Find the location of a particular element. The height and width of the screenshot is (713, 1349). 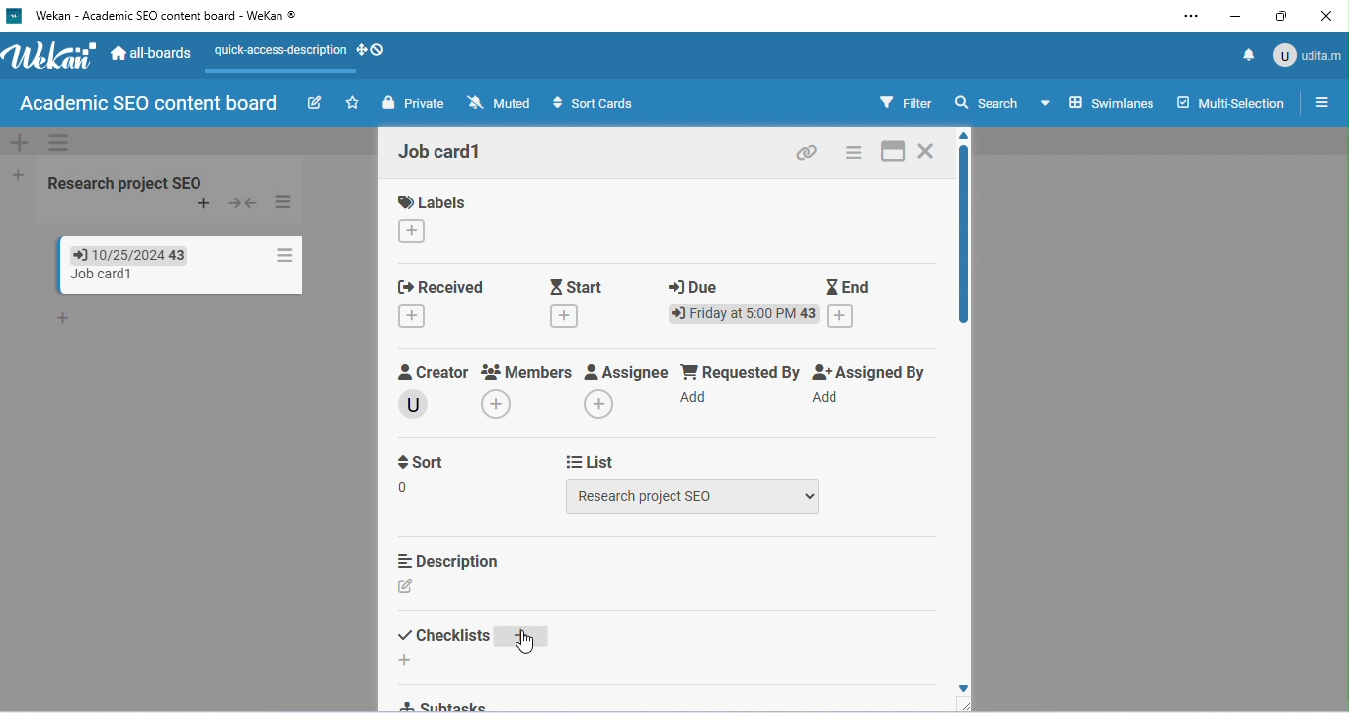

add assignee name is located at coordinates (600, 404).